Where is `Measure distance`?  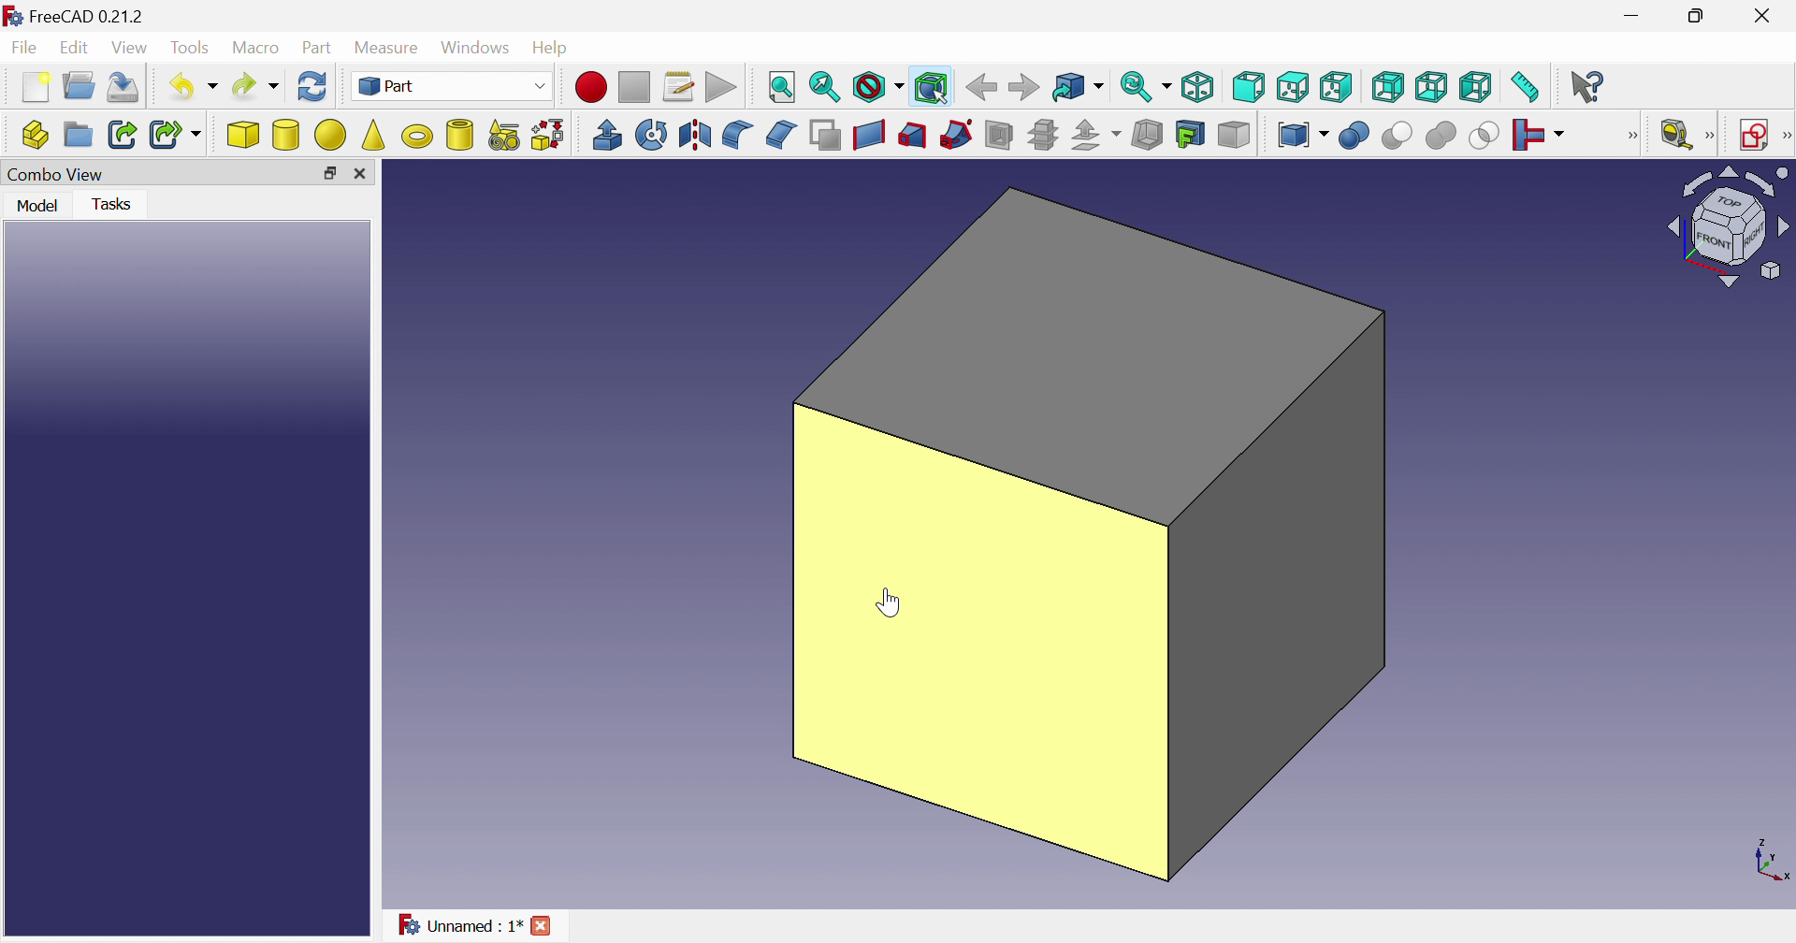
Measure distance is located at coordinates (1527, 88).